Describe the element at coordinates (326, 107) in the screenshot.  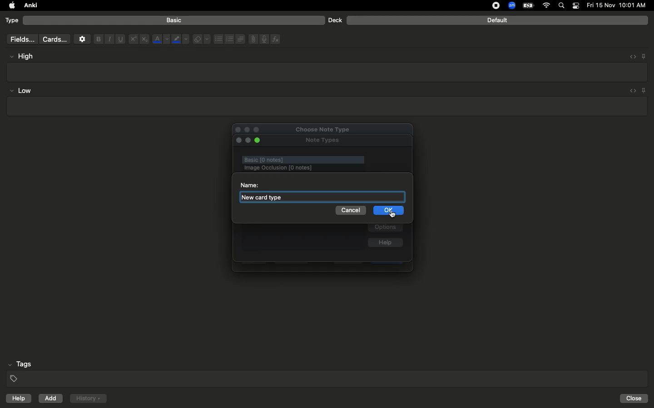
I see `Textbox` at that location.